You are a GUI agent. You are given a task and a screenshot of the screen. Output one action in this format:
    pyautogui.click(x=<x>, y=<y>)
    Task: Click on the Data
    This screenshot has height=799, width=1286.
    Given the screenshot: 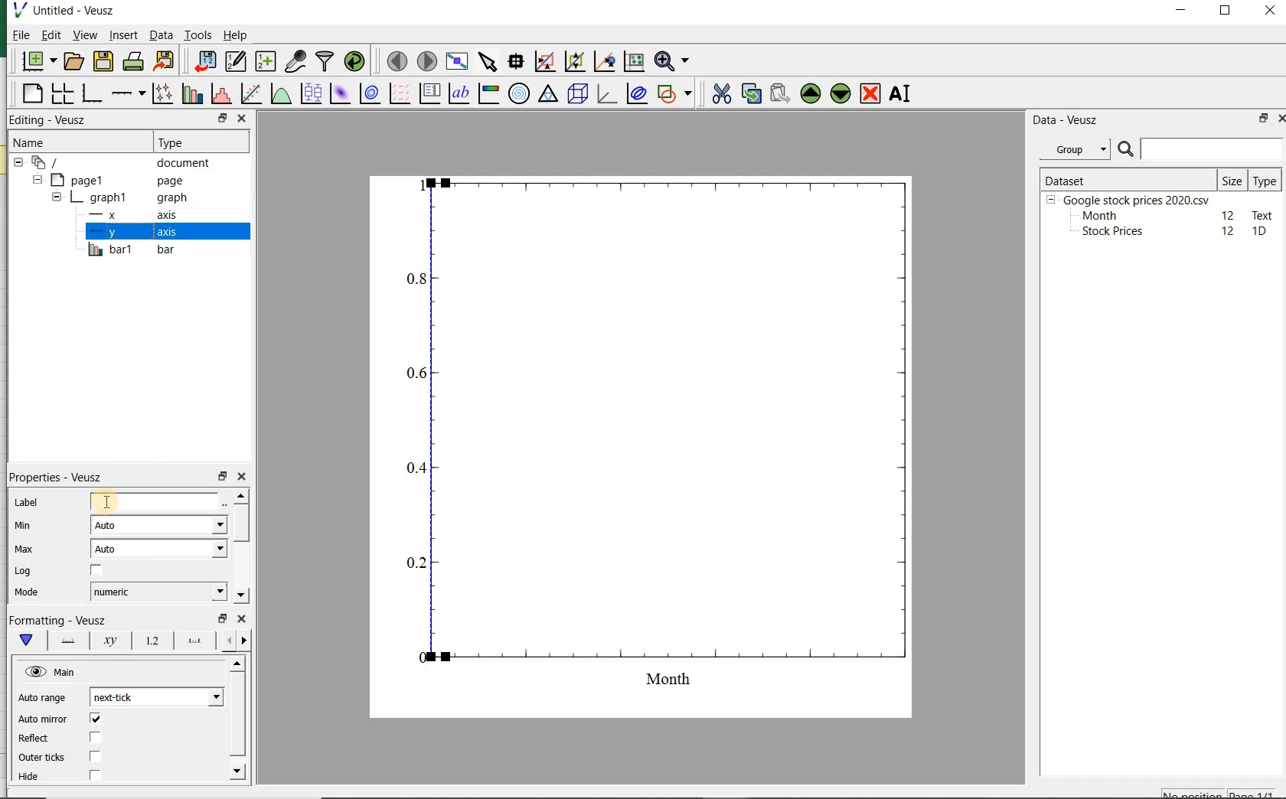 What is the action you would take?
    pyautogui.click(x=161, y=37)
    